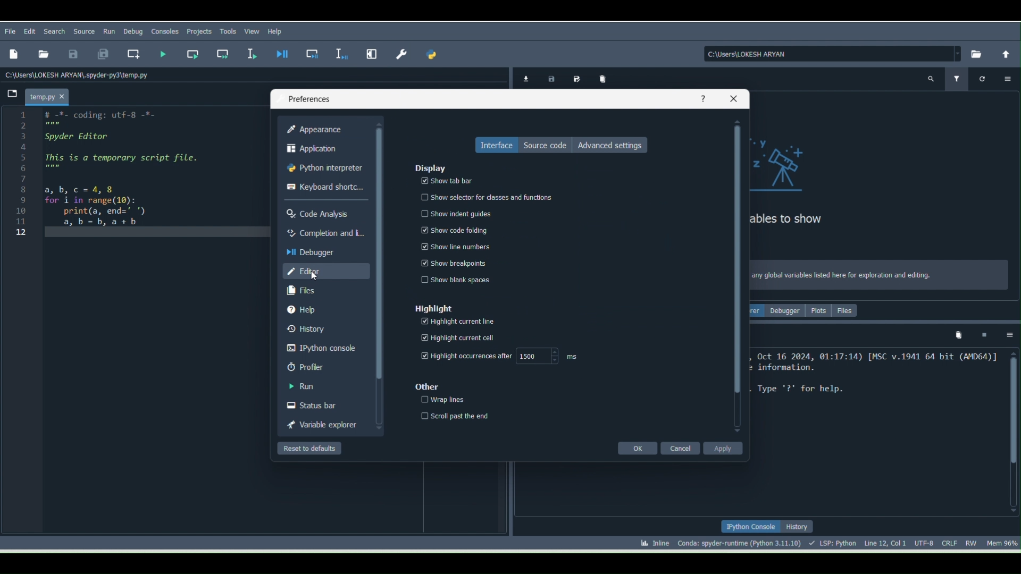 The height and width of the screenshot is (574, 1021). What do you see at coordinates (230, 31) in the screenshot?
I see `Tools` at bounding box center [230, 31].